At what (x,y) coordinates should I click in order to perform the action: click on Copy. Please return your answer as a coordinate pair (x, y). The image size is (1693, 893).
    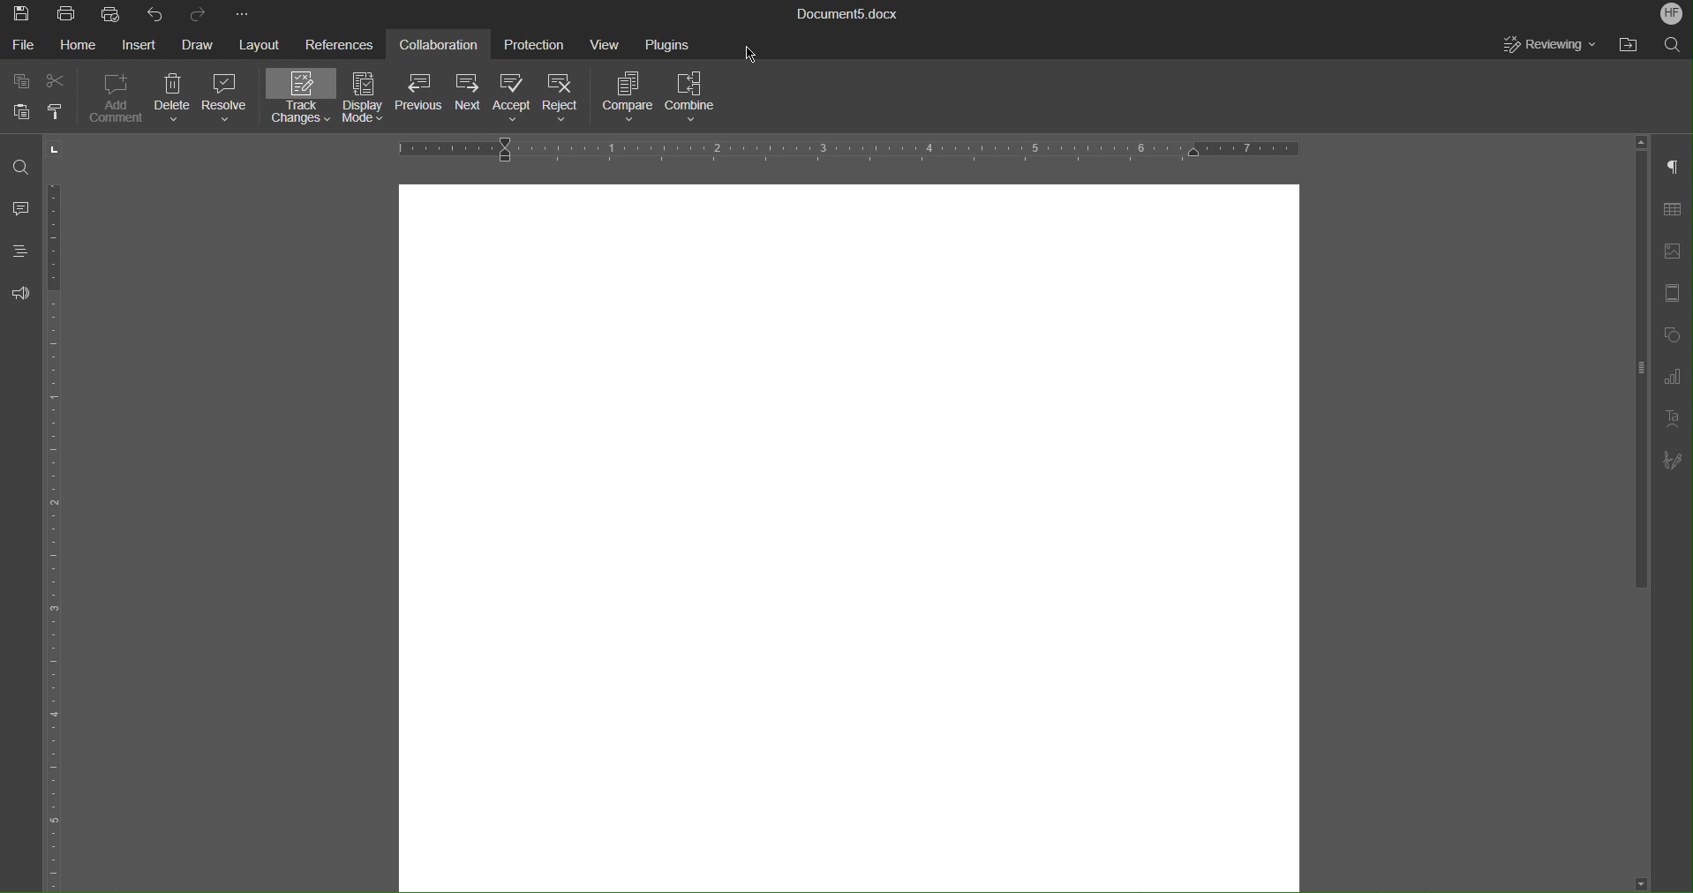
    Looking at the image, I should click on (19, 79).